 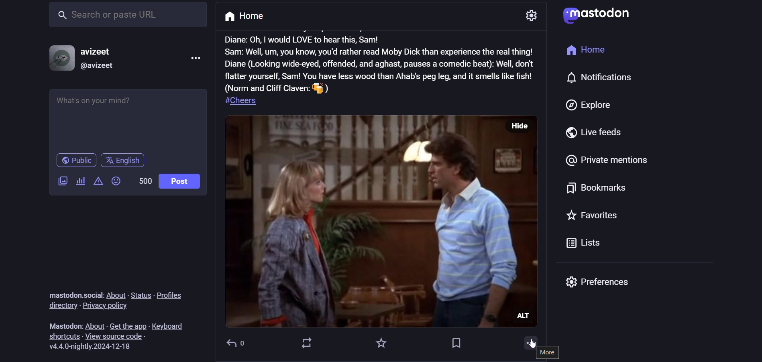 I want to click on profiles, so click(x=172, y=295).